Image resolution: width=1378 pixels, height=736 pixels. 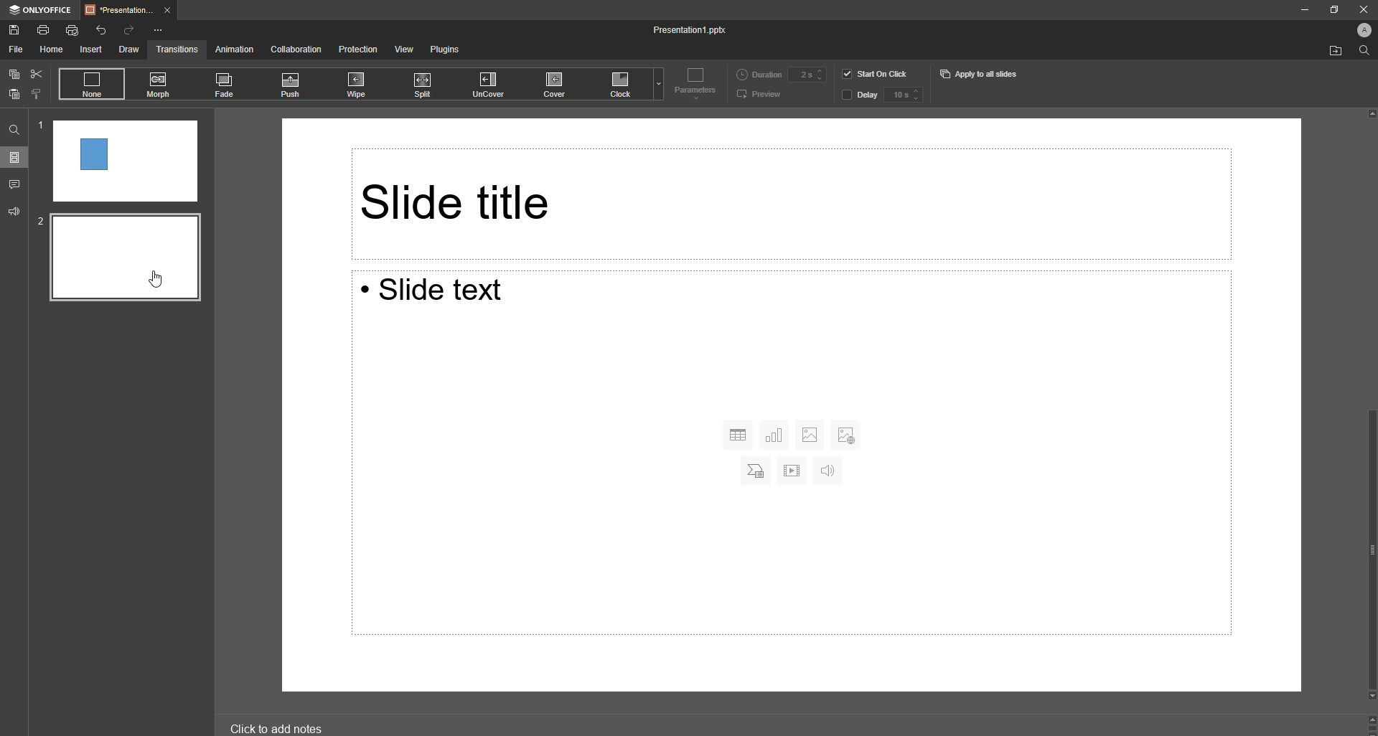 What do you see at coordinates (487, 86) in the screenshot?
I see `UnCover` at bounding box center [487, 86].